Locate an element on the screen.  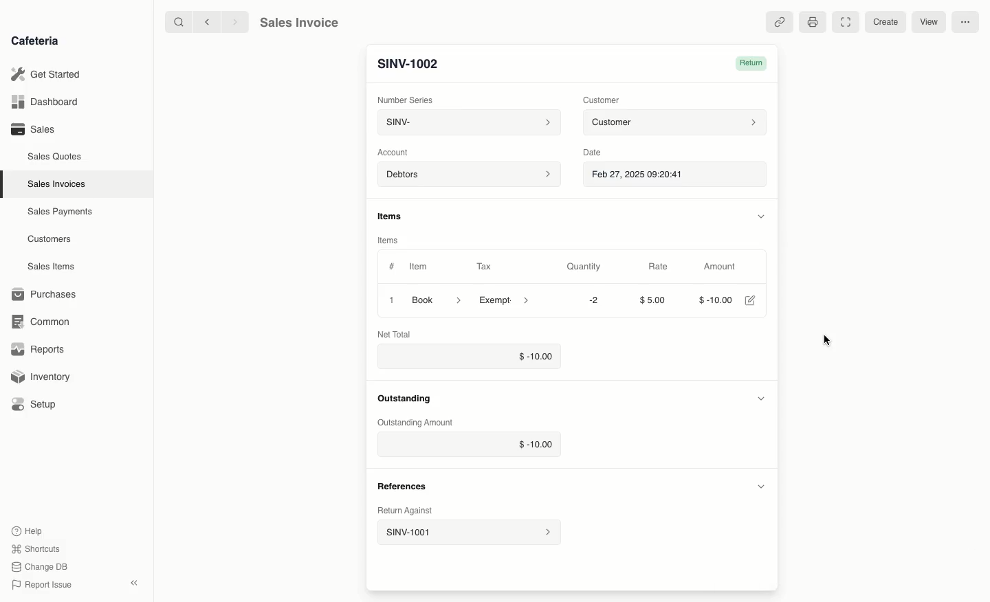
Sales Quotes is located at coordinates (55, 158).